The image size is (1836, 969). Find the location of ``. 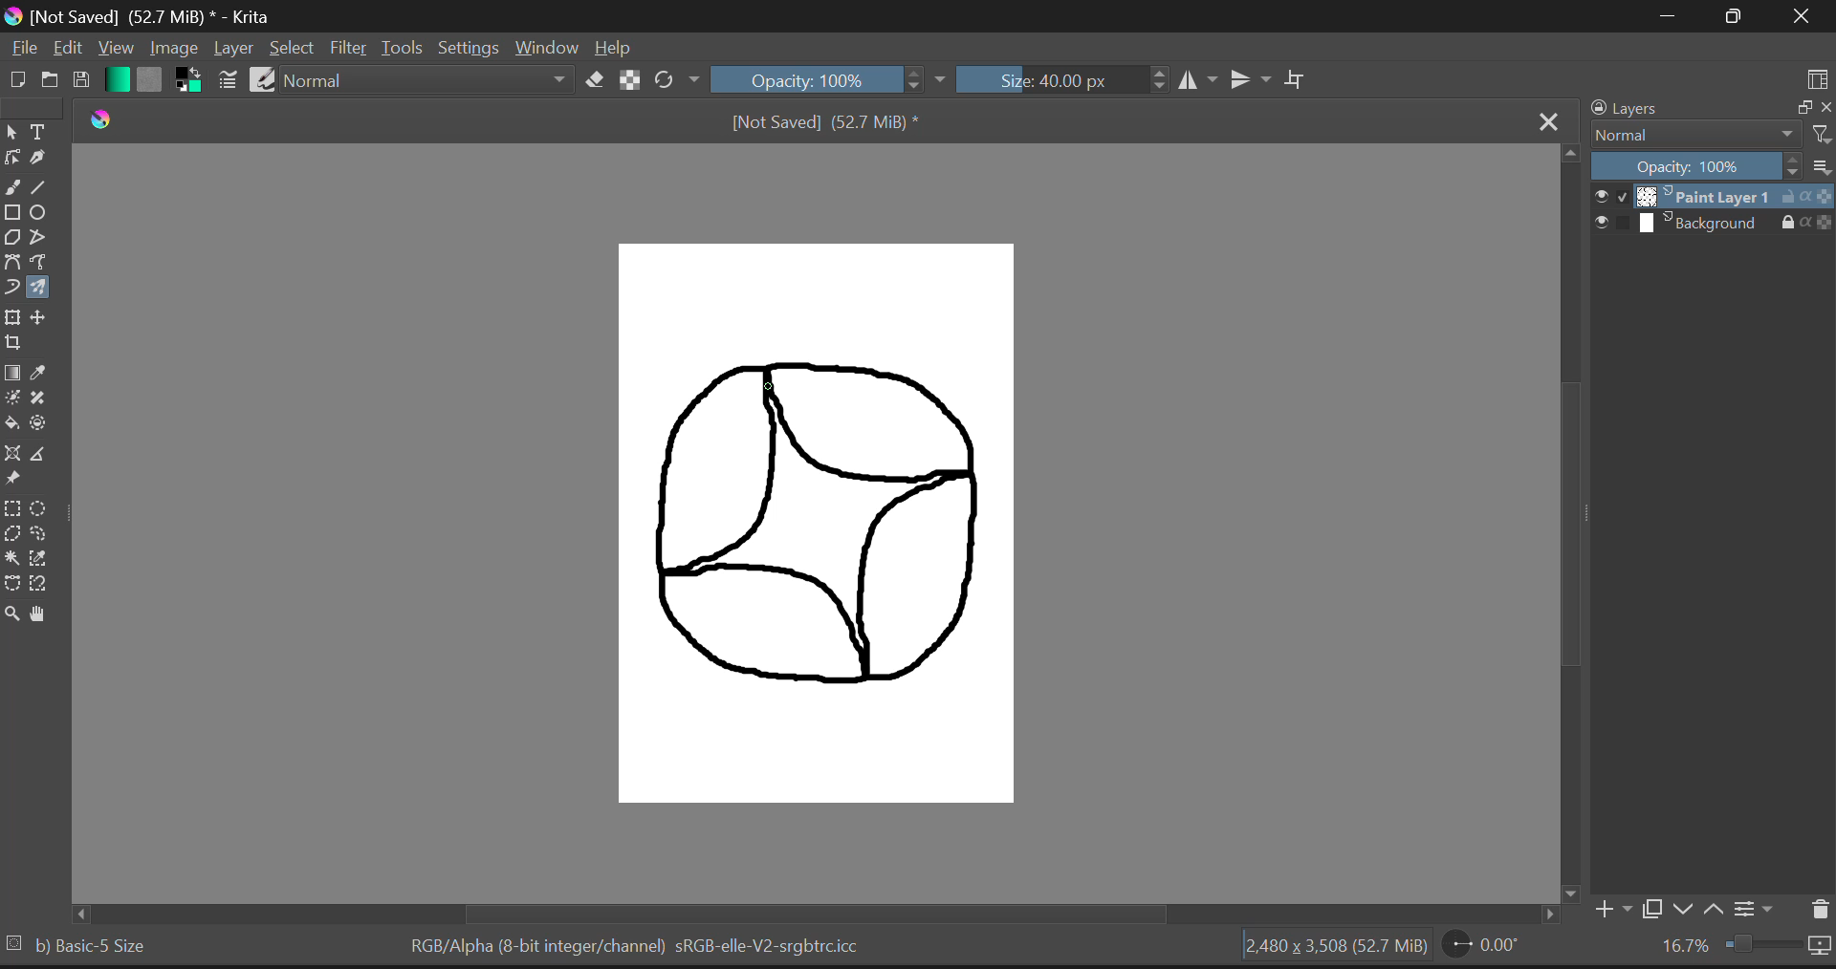

 is located at coordinates (1566, 893).